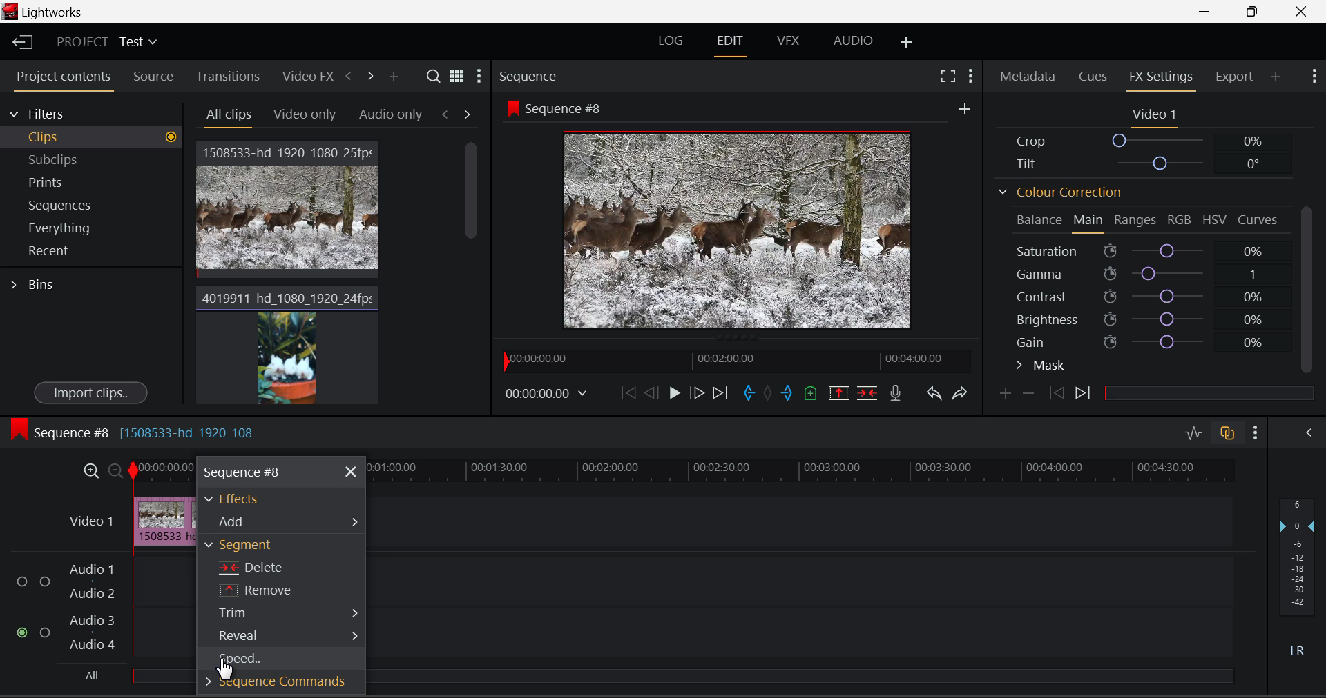 The width and height of the screenshot is (1326, 698). Describe the element at coordinates (544, 392) in the screenshot. I see `Video Frame Time` at that location.